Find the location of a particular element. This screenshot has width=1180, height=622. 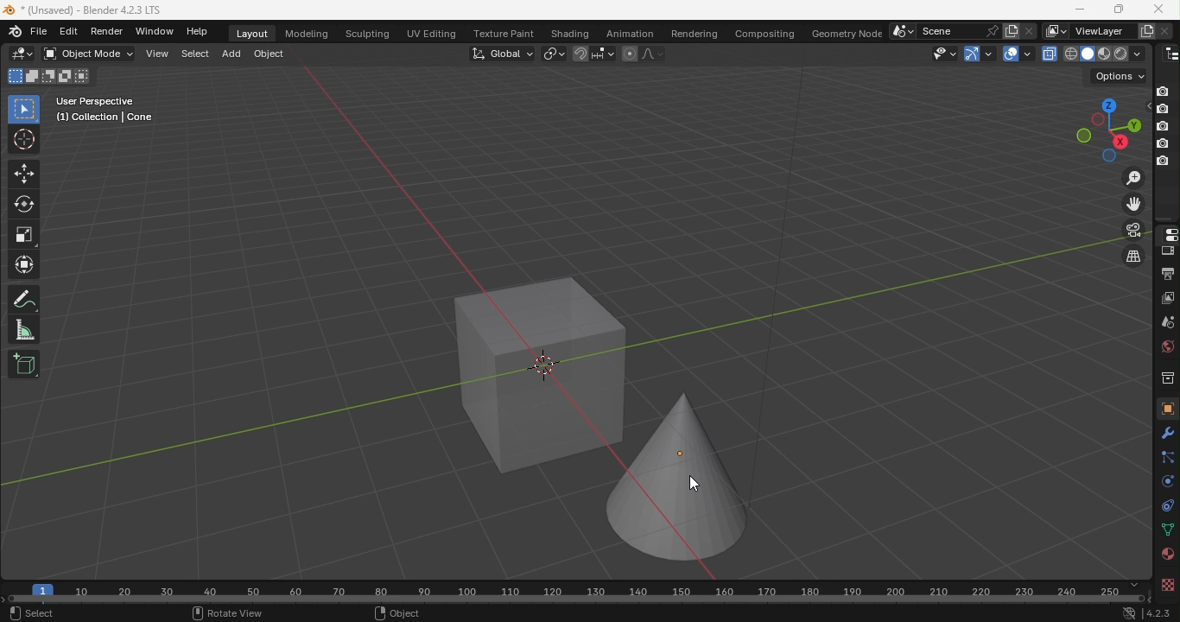

Move is located at coordinates (23, 173).